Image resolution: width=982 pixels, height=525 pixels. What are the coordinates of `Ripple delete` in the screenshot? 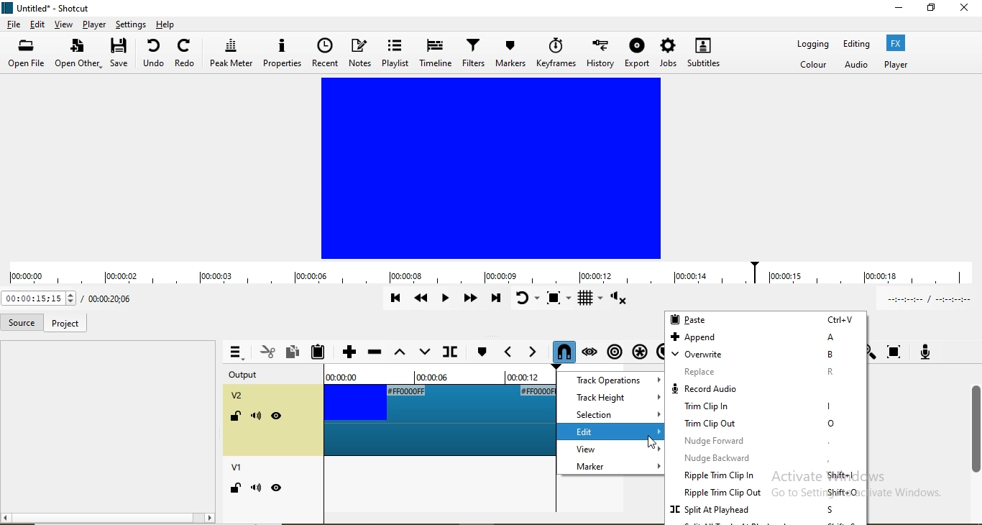 It's located at (375, 355).